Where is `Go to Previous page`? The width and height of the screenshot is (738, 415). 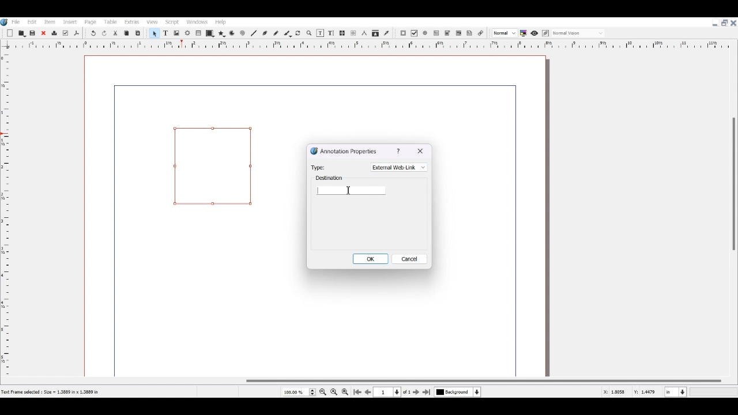
Go to Previous page is located at coordinates (368, 392).